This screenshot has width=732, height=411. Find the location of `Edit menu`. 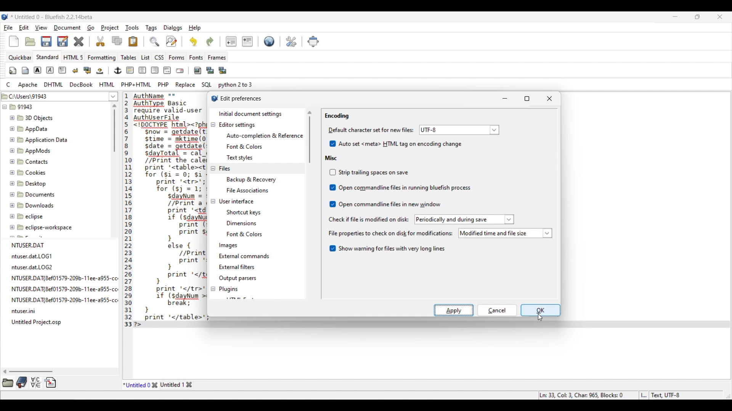

Edit menu is located at coordinates (24, 28).